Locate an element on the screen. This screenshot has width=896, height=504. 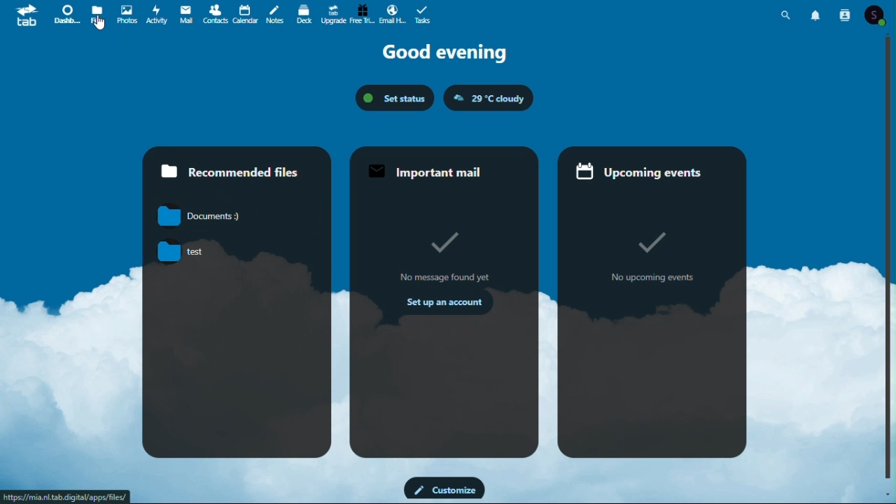
URL is located at coordinates (68, 496).